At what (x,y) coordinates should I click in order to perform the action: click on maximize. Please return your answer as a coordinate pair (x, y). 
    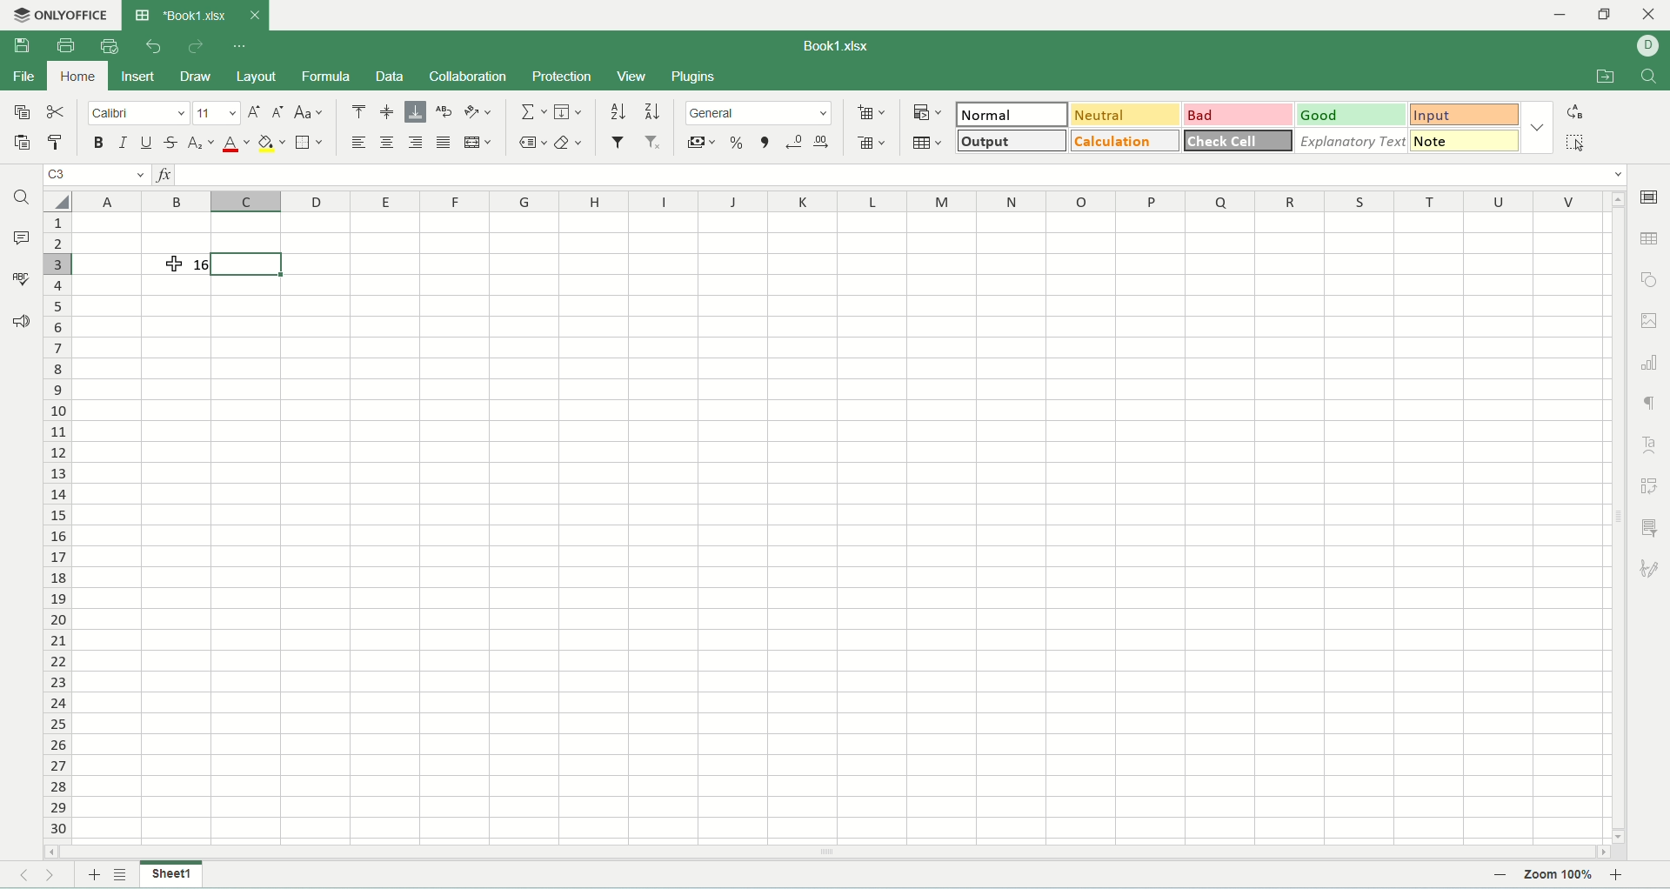
    Looking at the image, I should click on (1606, 18).